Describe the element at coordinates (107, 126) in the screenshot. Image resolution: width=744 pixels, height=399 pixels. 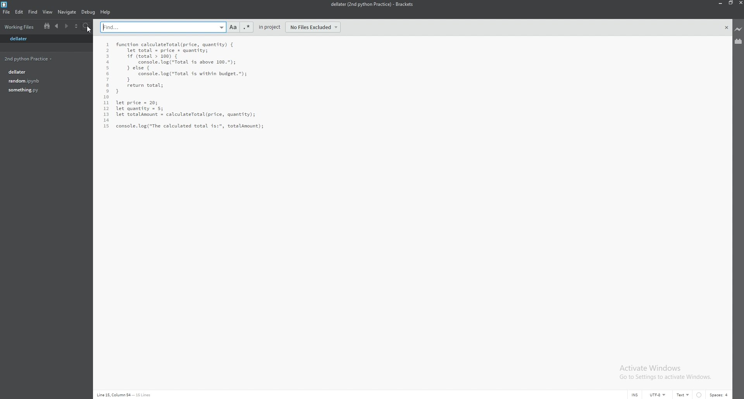
I see `15` at that location.